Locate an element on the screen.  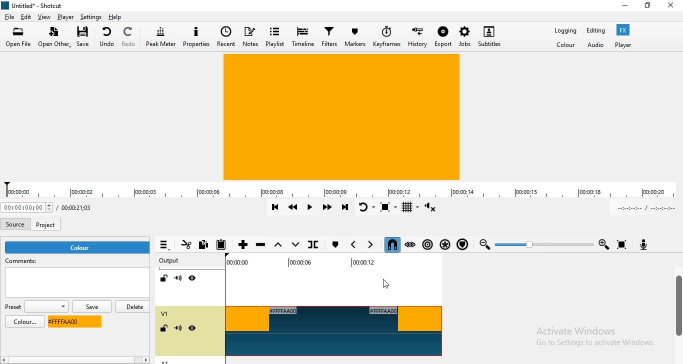
save is located at coordinates (91, 307).